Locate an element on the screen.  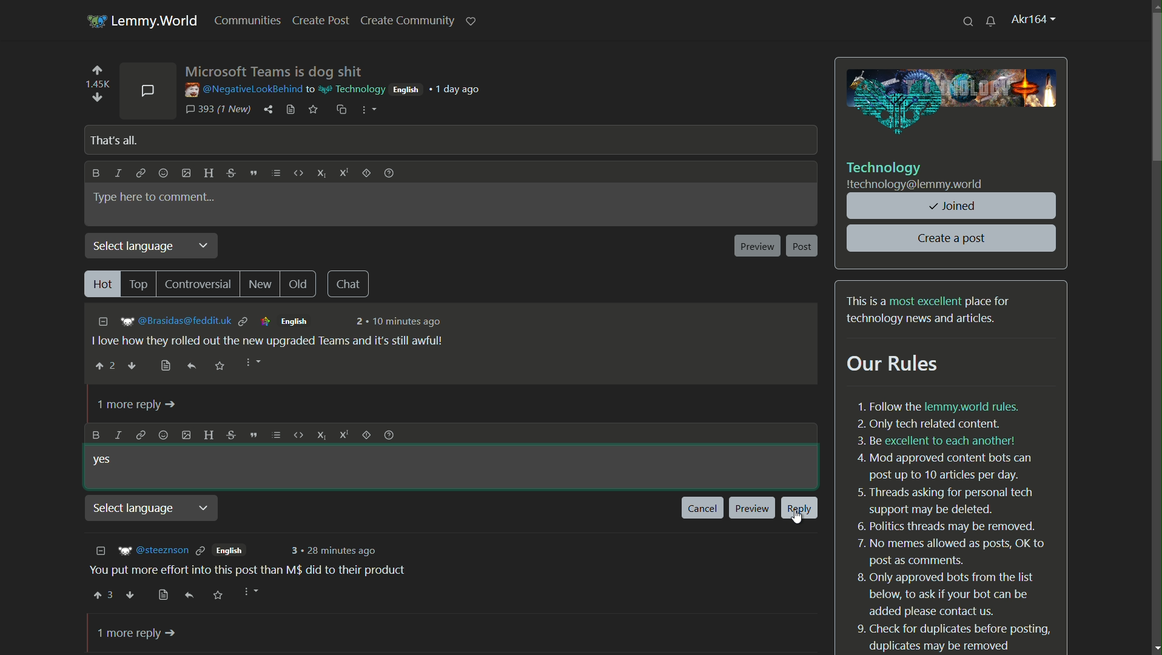
reply is located at coordinates (799, 509).